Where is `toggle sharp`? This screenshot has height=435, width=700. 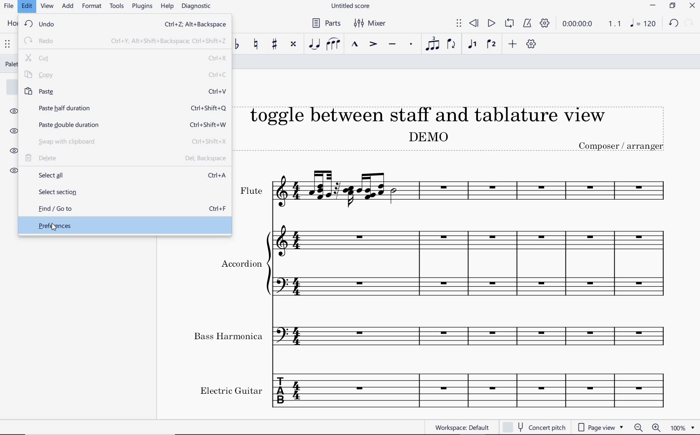 toggle sharp is located at coordinates (275, 45).